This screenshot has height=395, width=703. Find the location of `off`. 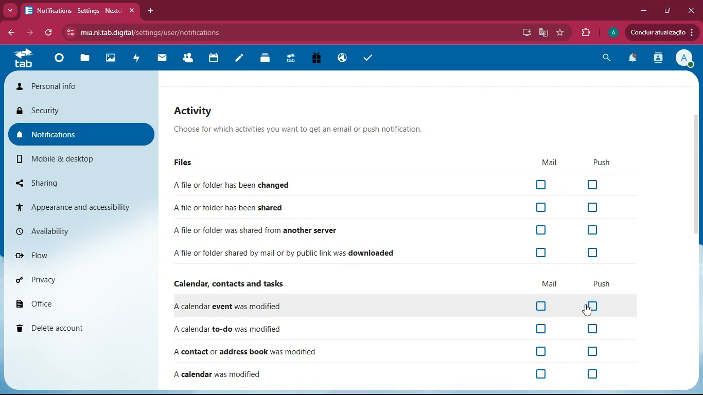

off is located at coordinates (540, 329).